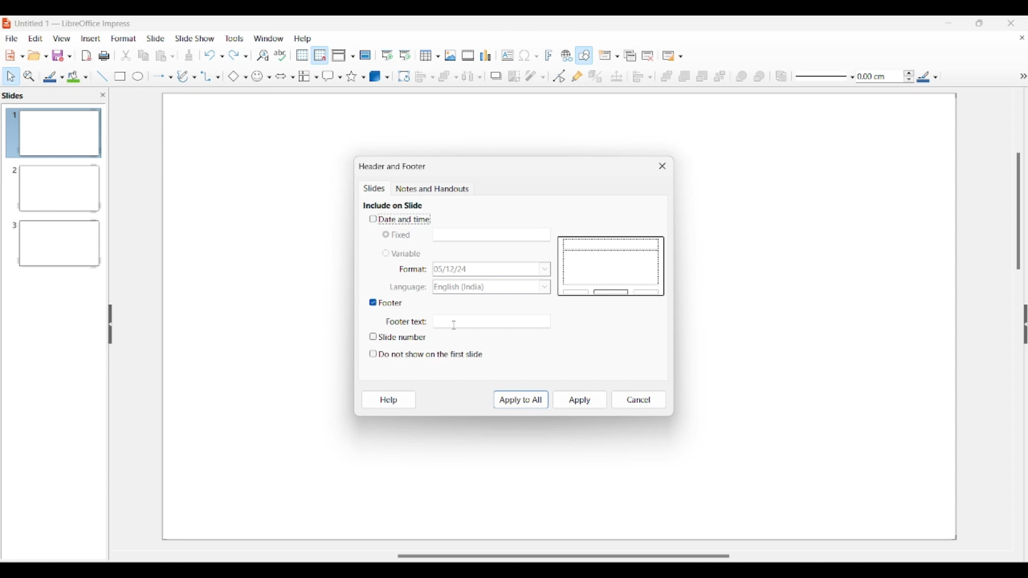 The image size is (1028, 578). I want to click on Cursor clicking on footer textbox, so click(454, 325).